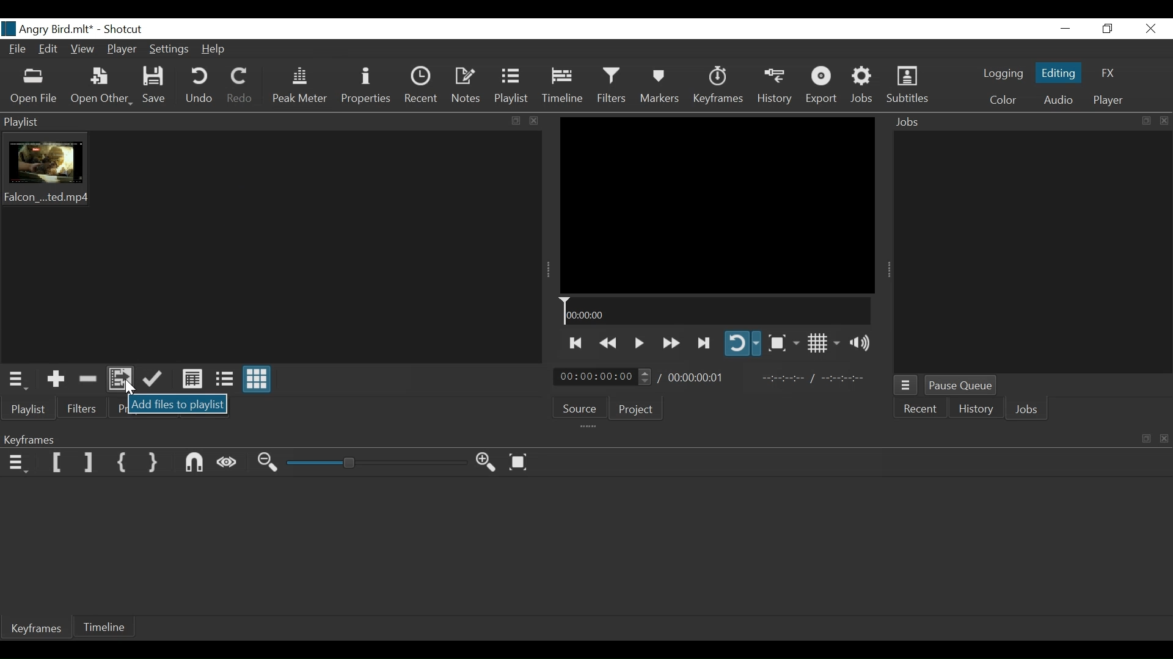  Describe the element at coordinates (257, 380) in the screenshot. I see `View as ions` at that location.